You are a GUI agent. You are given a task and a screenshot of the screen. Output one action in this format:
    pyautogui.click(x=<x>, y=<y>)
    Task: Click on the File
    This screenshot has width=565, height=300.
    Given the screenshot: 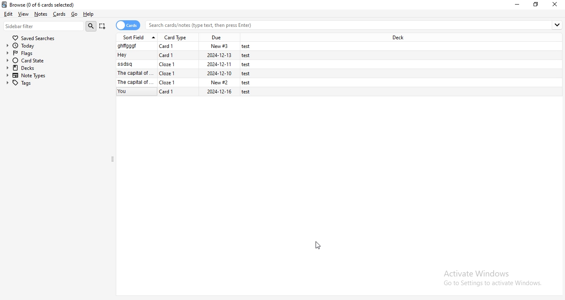 What is the action you would take?
    pyautogui.click(x=189, y=73)
    